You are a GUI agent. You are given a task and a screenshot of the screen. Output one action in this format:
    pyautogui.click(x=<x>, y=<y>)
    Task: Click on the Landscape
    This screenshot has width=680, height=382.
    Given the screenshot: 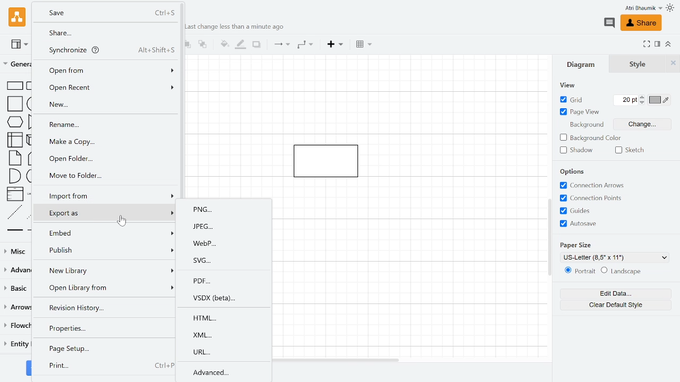 What is the action you would take?
    pyautogui.click(x=627, y=271)
    